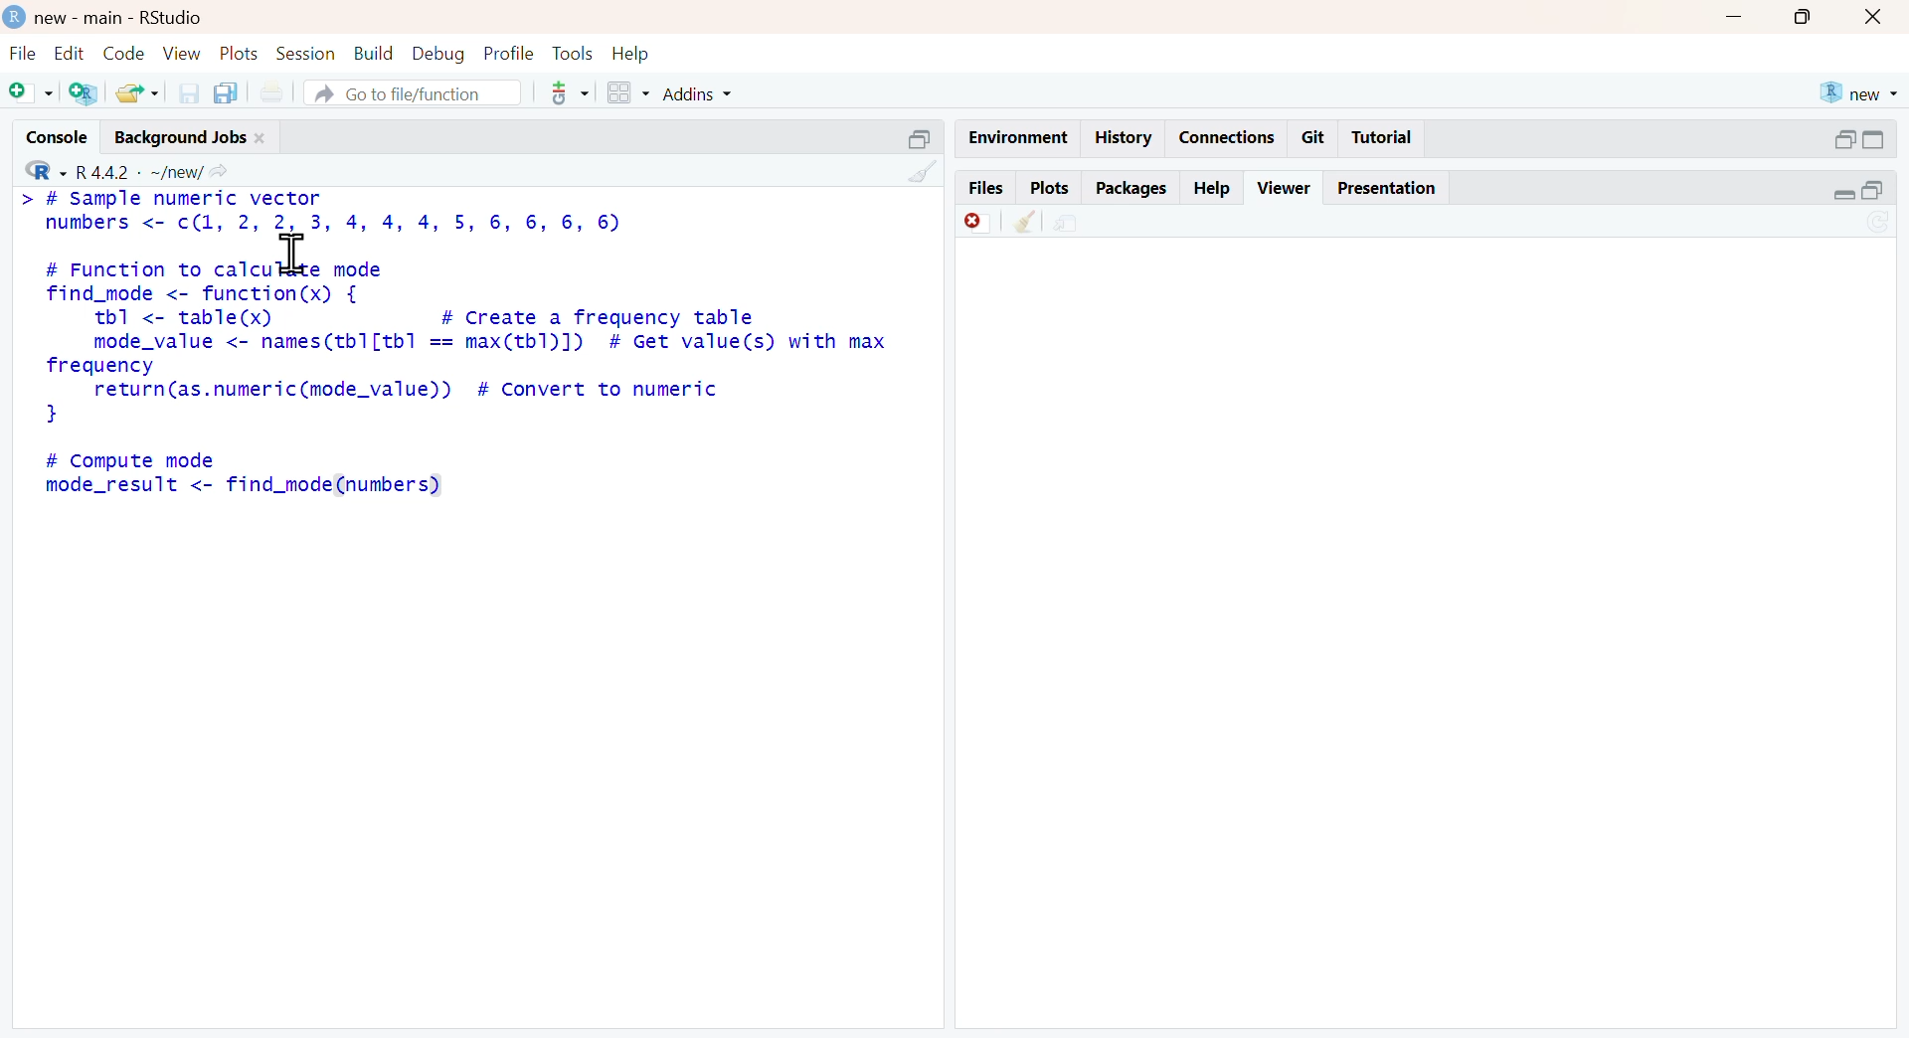 The width and height of the screenshot is (1909, 1038). I want to click on R 4.4.2 ~/new/, so click(139, 173).